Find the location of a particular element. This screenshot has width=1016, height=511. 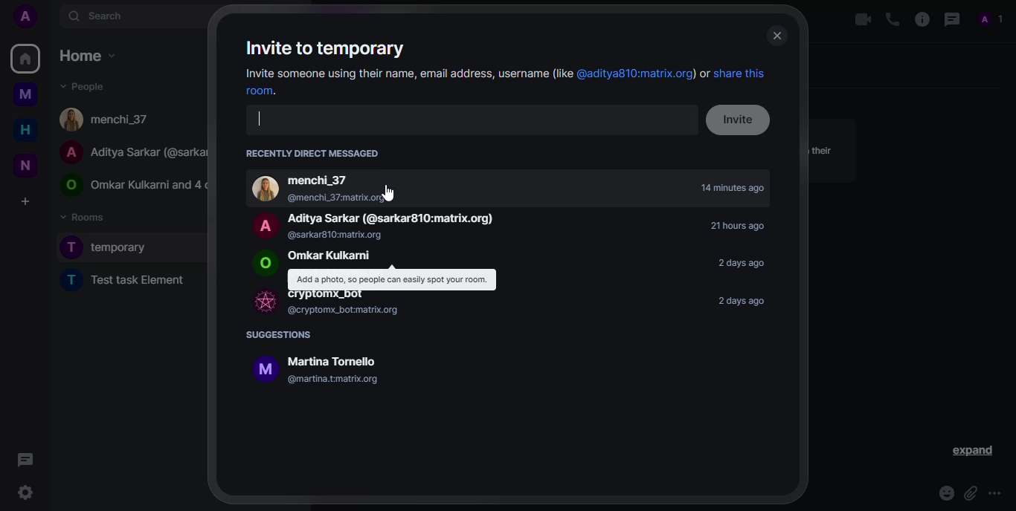

people is located at coordinates (82, 85).